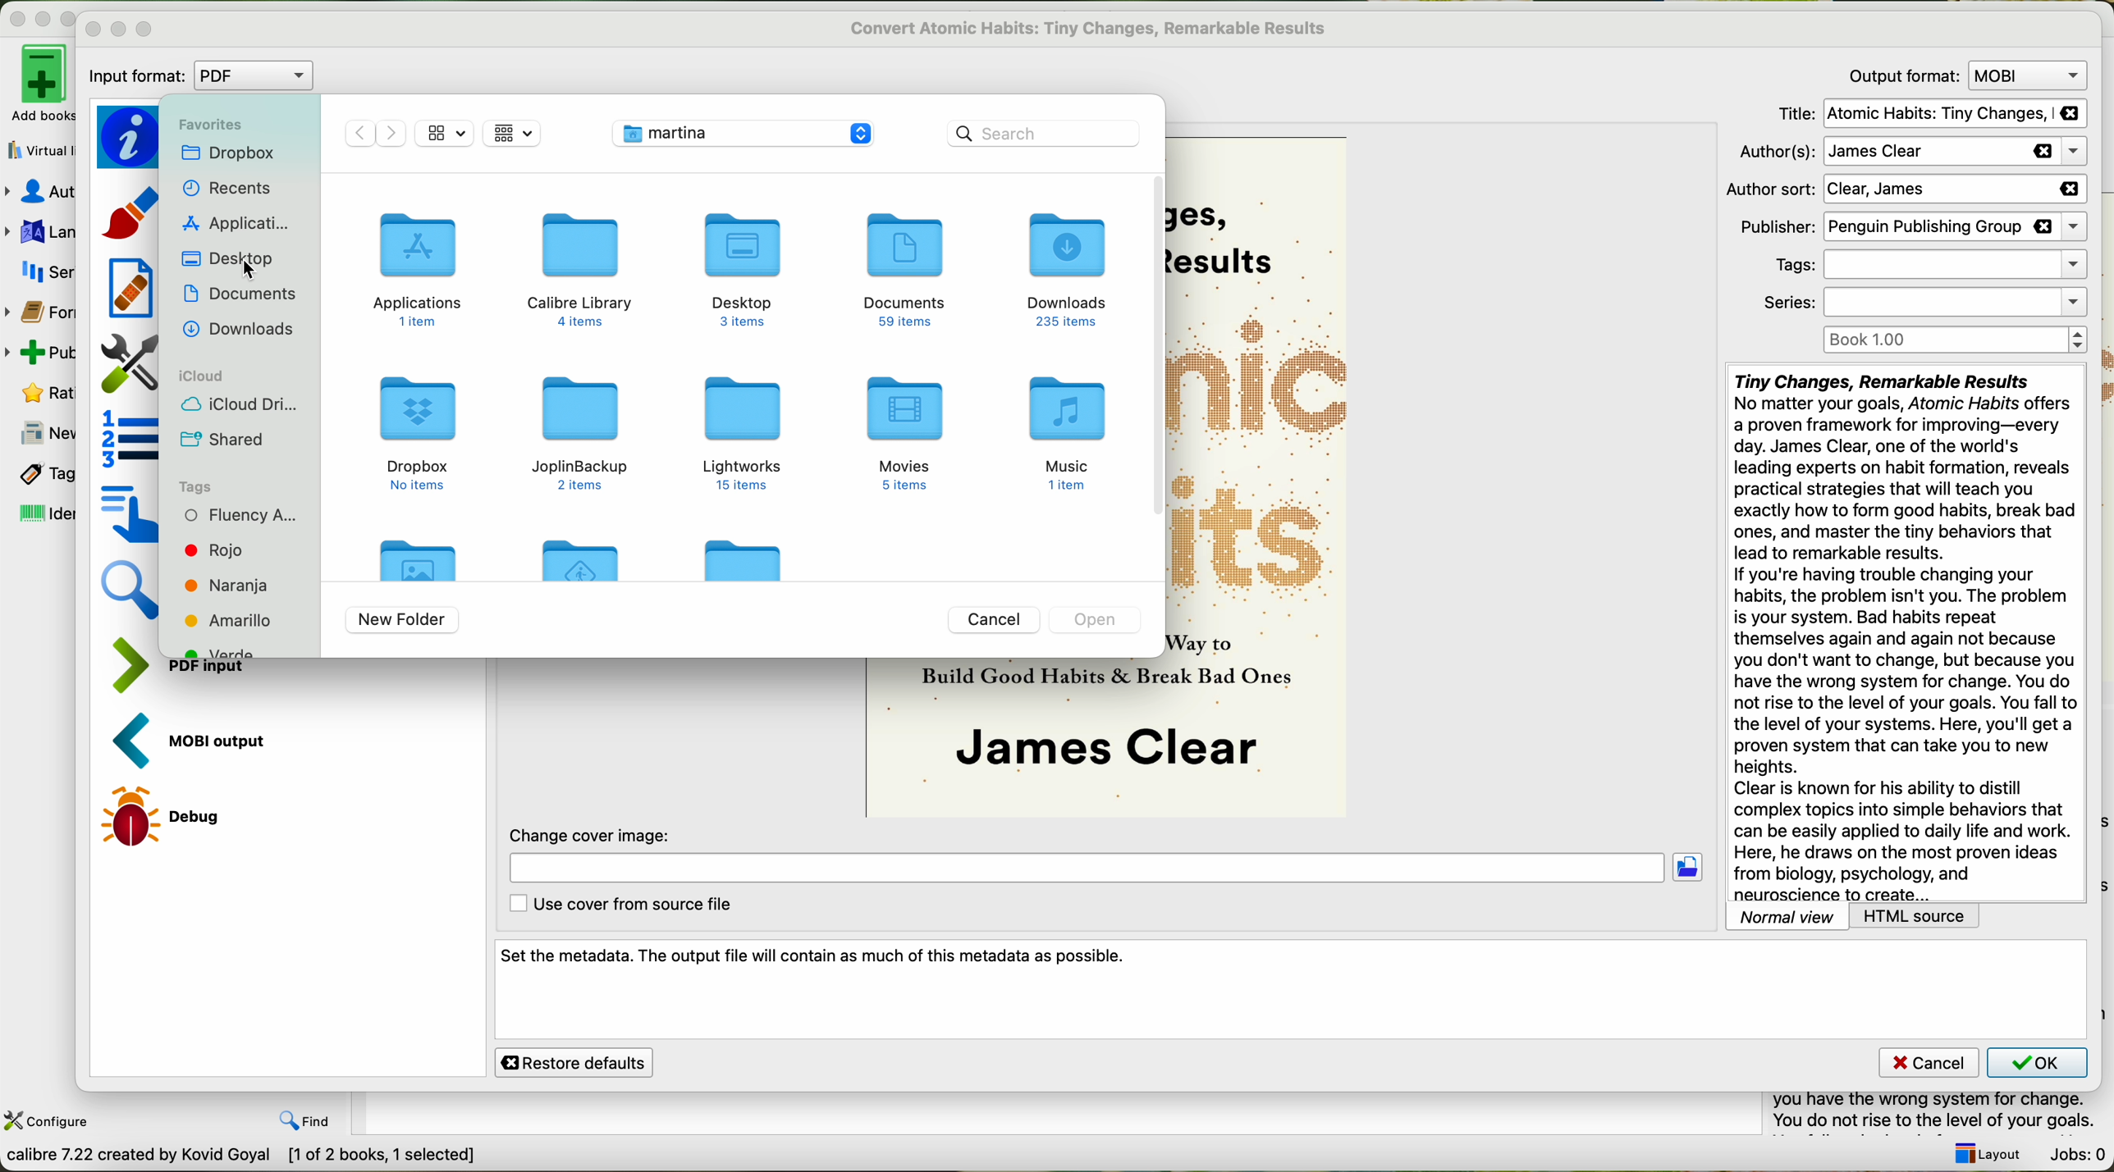  Describe the element at coordinates (742, 135) in the screenshot. I see `location` at that location.